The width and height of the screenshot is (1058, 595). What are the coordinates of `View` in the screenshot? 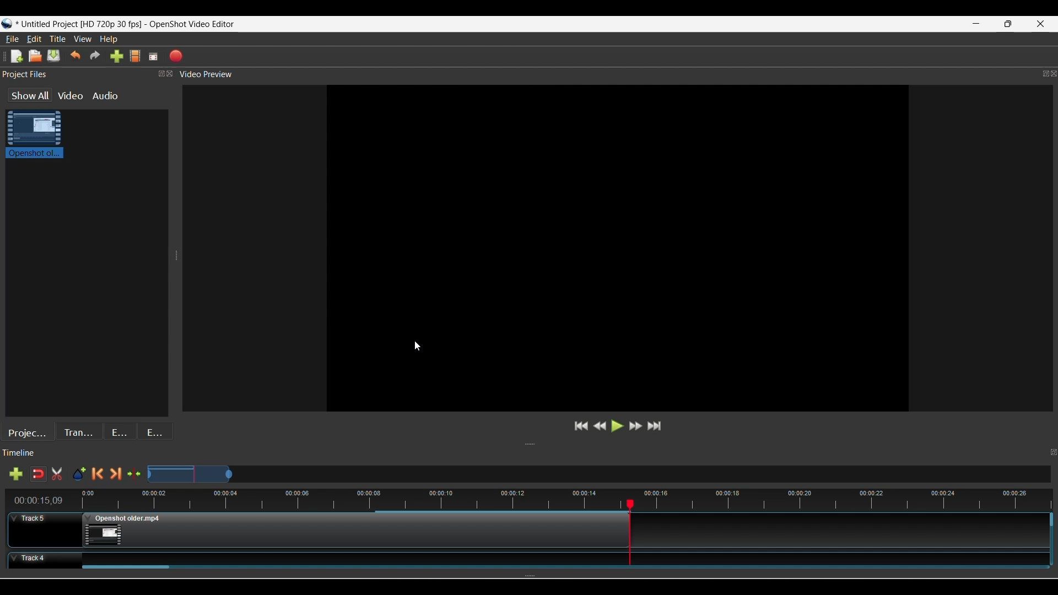 It's located at (83, 39).